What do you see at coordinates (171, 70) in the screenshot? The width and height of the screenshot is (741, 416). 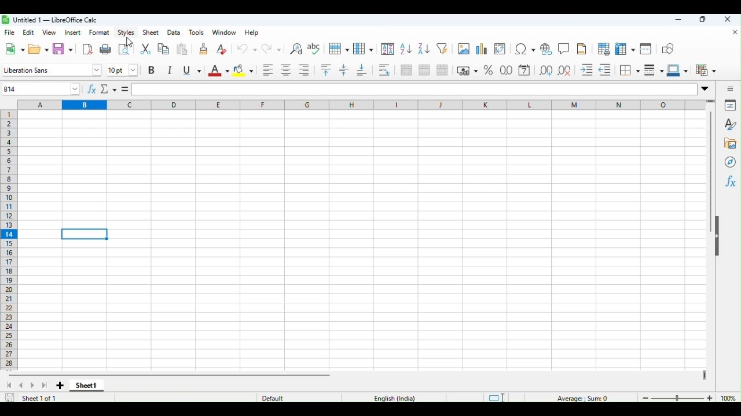 I see `I` at bounding box center [171, 70].